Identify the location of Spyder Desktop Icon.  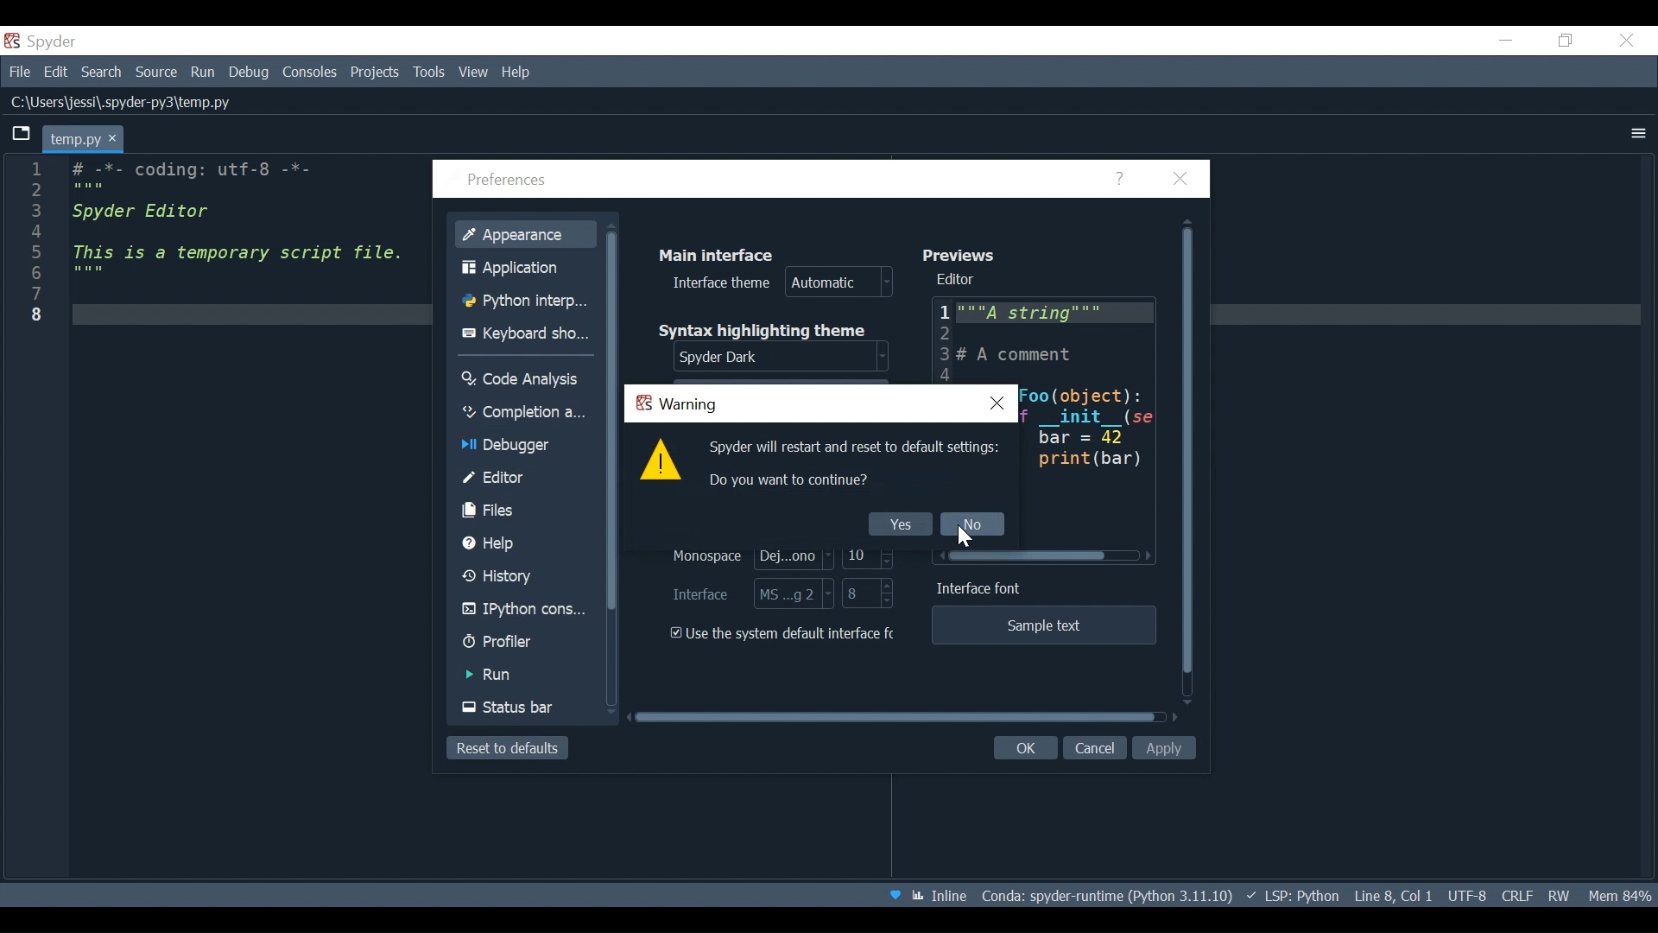
(44, 41).